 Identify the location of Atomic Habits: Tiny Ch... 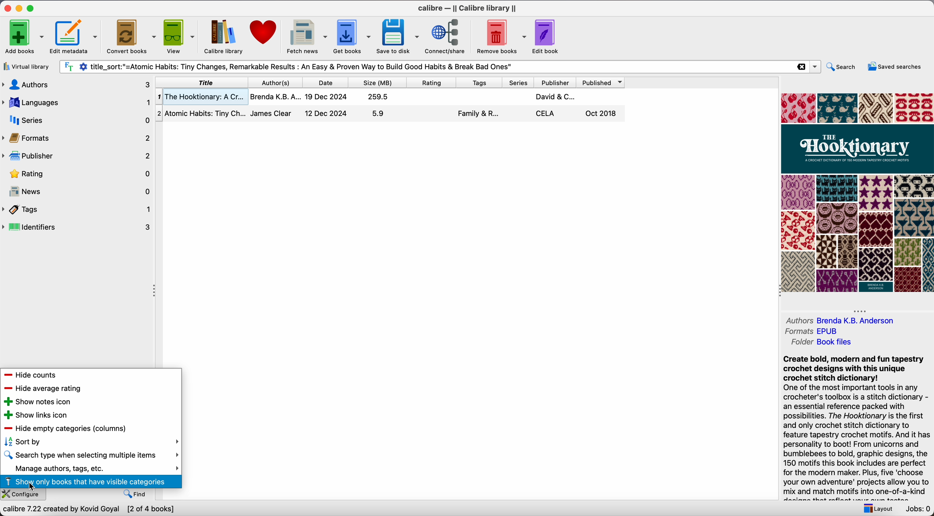
(201, 112).